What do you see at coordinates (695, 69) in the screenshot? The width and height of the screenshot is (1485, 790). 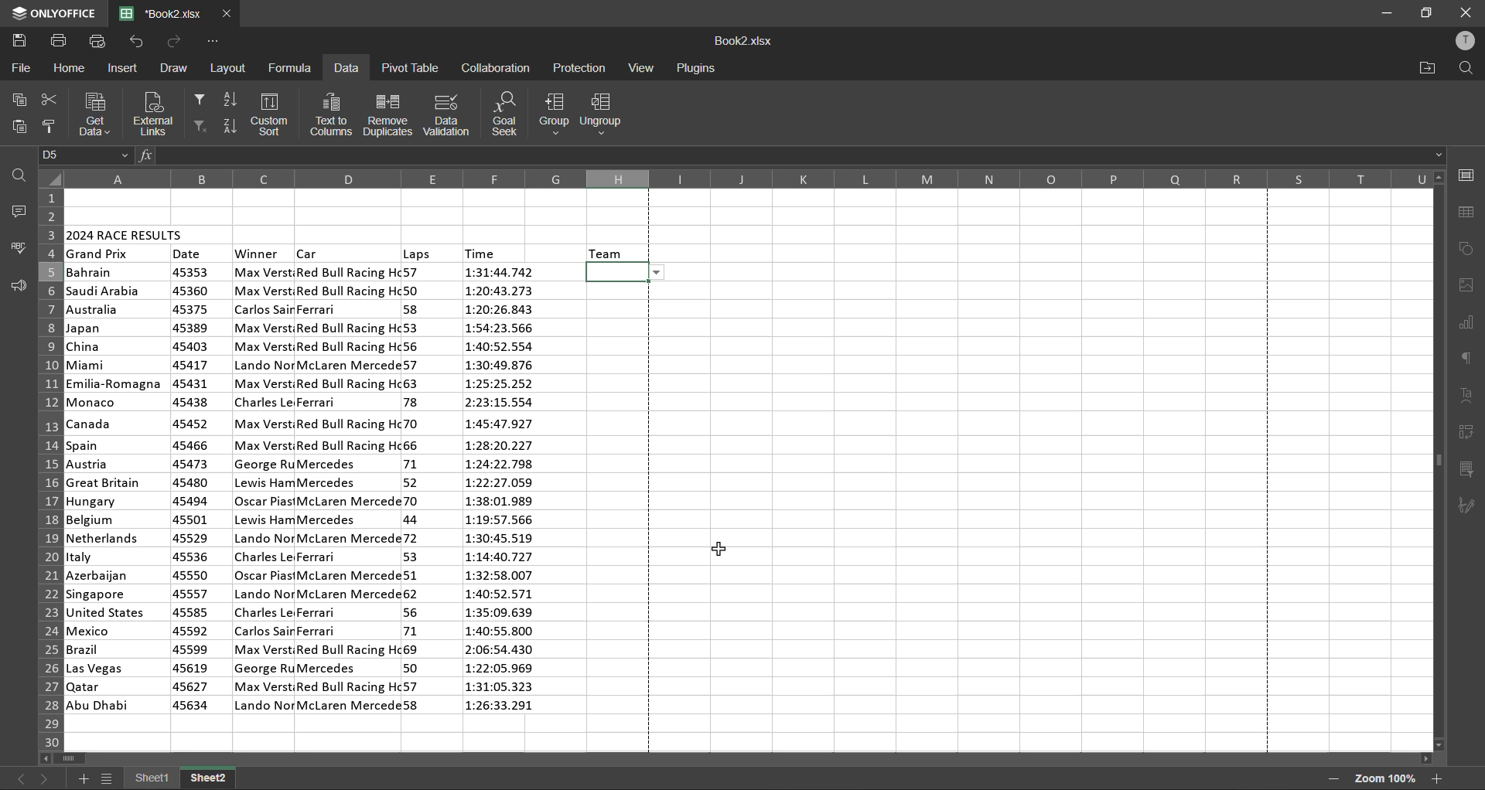 I see `plugins` at bounding box center [695, 69].